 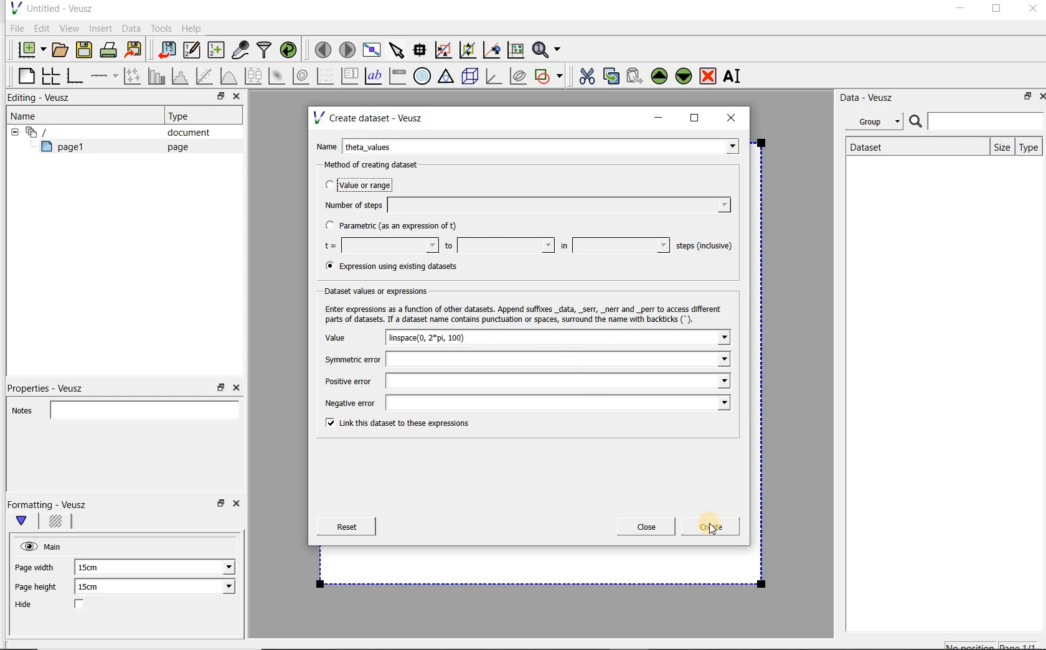 What do you see at coordinates (111, 49) in the screenshot?
I see `print the document` at bounding box center [111, 49].